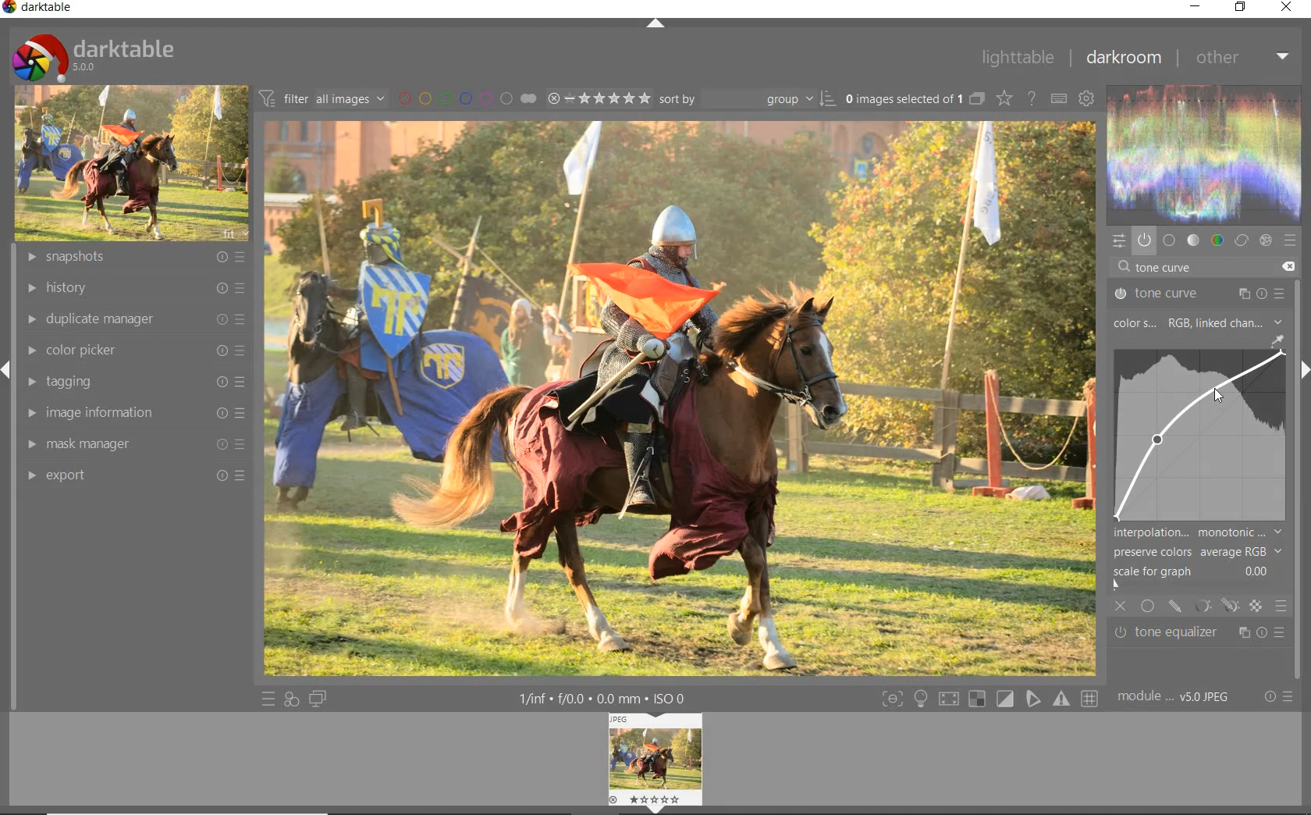 The image size is (1311, 815). What do you see at coordinates (132, 413) in the screenshot?
I see `image information` at bounding box center [132, 413].